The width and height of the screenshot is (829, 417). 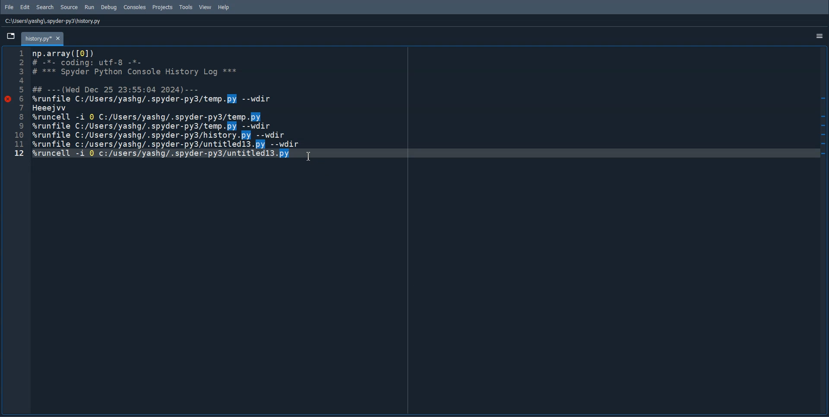 What do you see at coordinates (18, 103) in the screenshot?
I see `Line Number` at bounding box center [18, 103].